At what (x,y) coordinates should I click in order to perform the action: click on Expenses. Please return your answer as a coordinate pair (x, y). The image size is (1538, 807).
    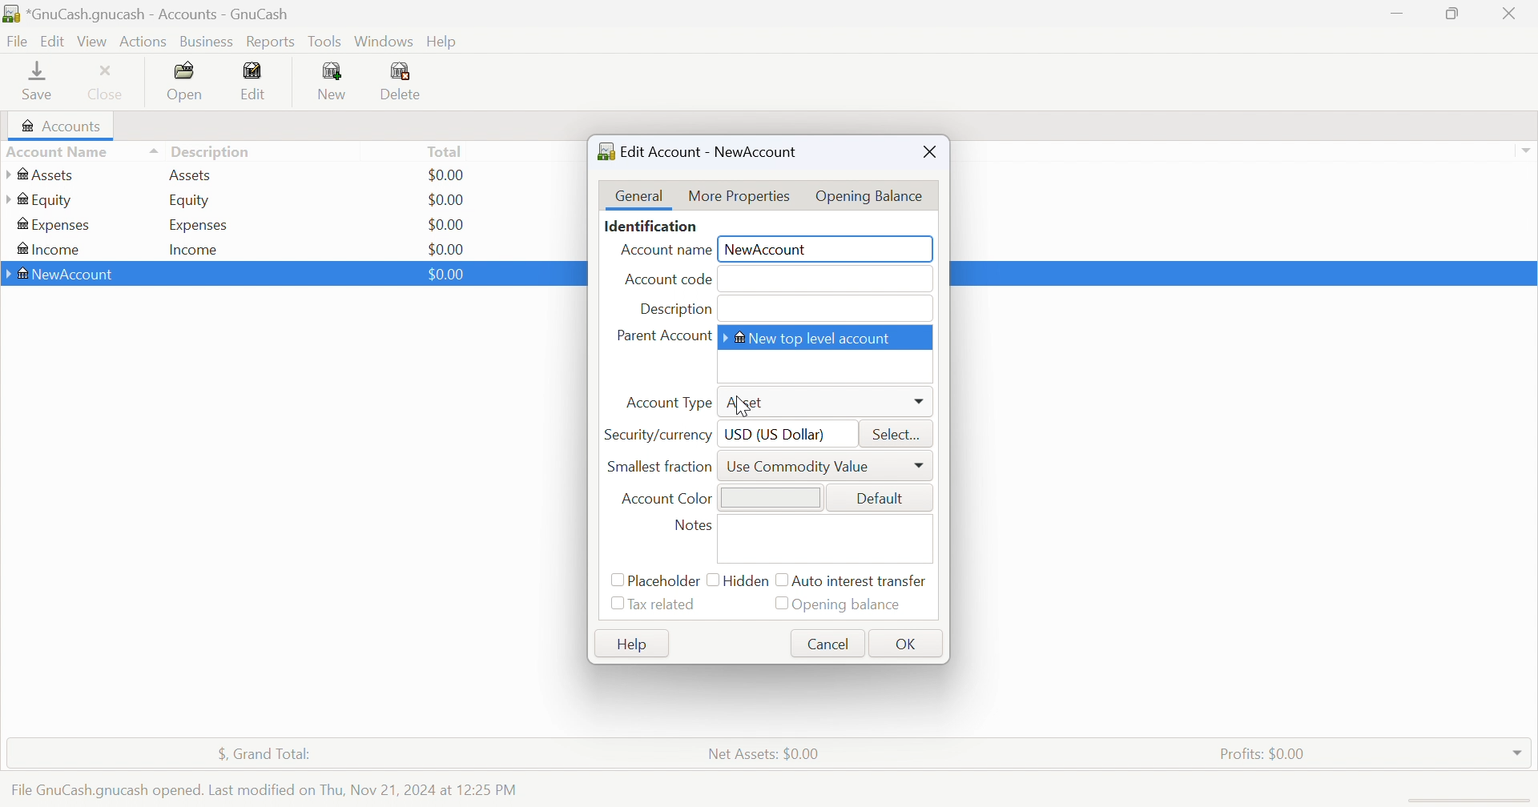
    Looking at the image, I should click on (199, 226).